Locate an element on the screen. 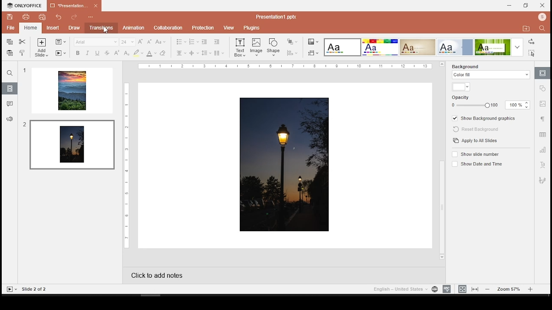 This screenshot has width=552, height=310. english - united states is located at coordinates (399, 290).